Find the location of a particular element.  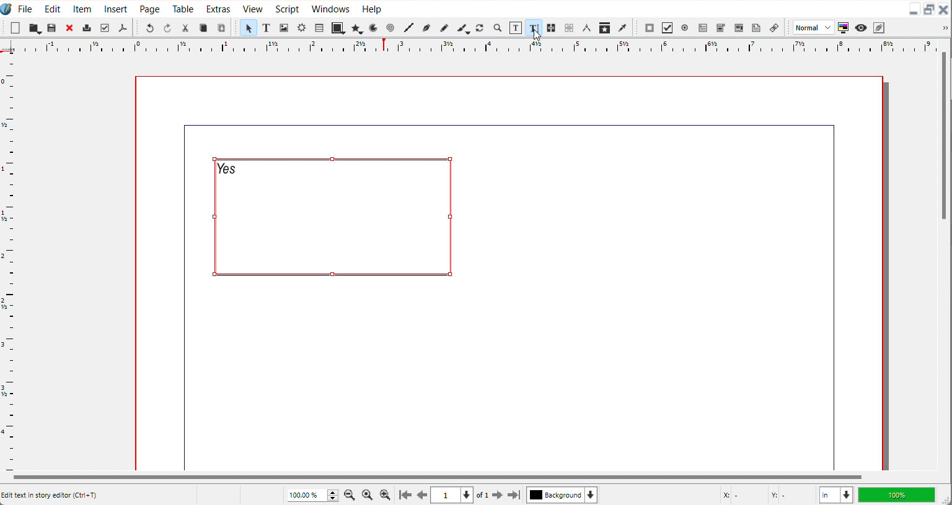

Adjust Zoom is located at coordinates (314, 495).